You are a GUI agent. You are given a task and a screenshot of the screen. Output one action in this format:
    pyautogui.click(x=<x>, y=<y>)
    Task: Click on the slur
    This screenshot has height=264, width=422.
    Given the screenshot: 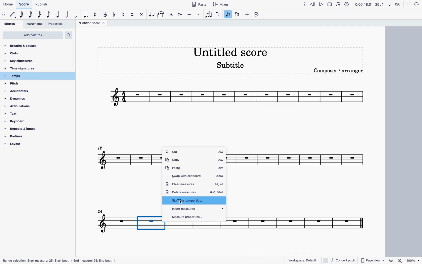 What is the action you would take?
    pyautogui.click(x=161, y=15)
    